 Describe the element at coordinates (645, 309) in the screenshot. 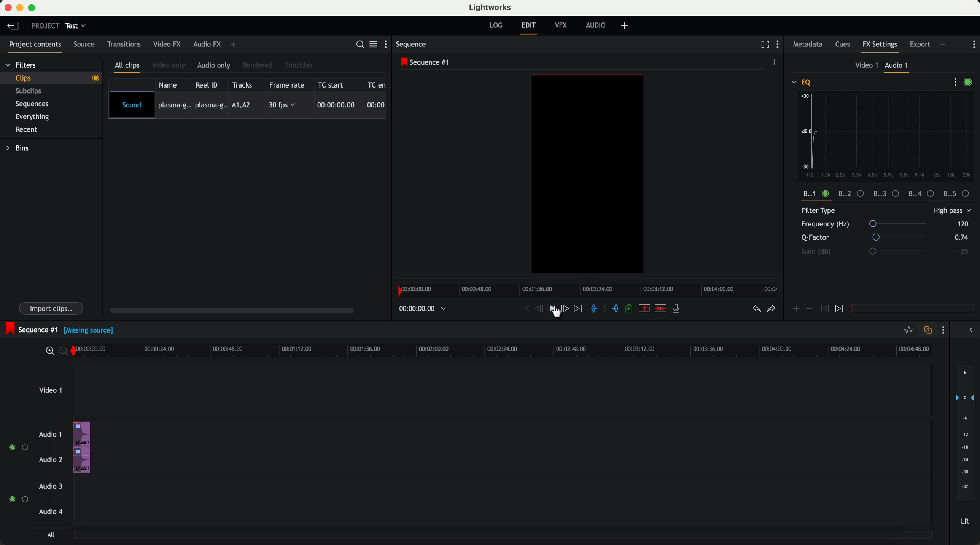

I see `remove the marked section` at that location.